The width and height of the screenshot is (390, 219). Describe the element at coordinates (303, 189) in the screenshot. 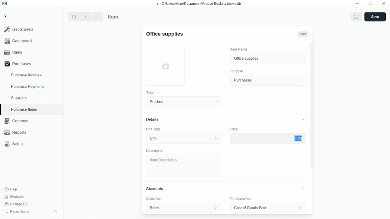

I see `toggle expand/collapse` at that location.